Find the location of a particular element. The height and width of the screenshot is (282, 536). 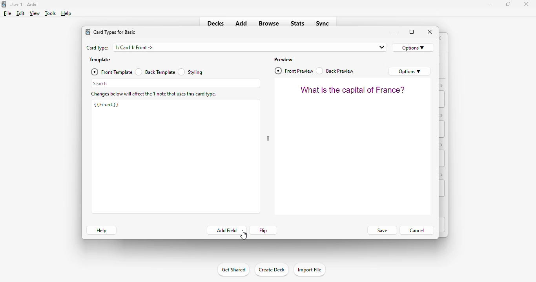

title is located at coordinates (24, 4).